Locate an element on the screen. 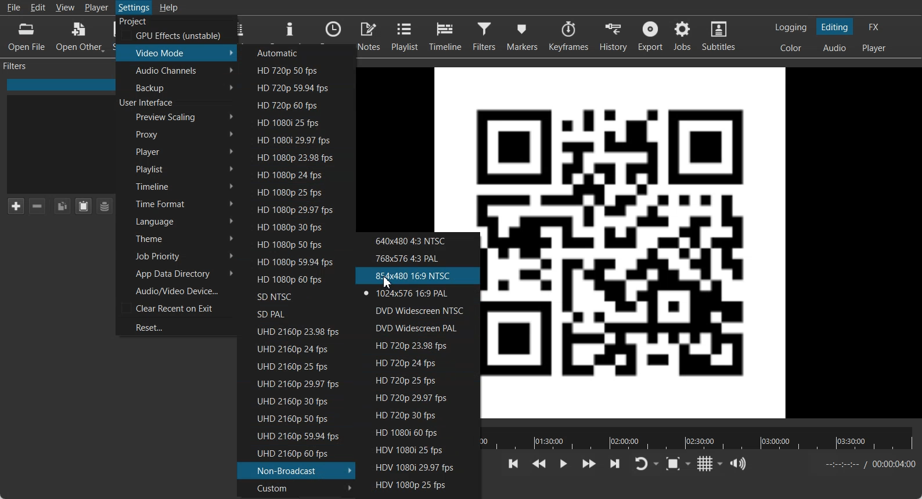 The height and width of the screenshot is (499, 922). Switch to the Editing layout is located at coordinates (835, 27).